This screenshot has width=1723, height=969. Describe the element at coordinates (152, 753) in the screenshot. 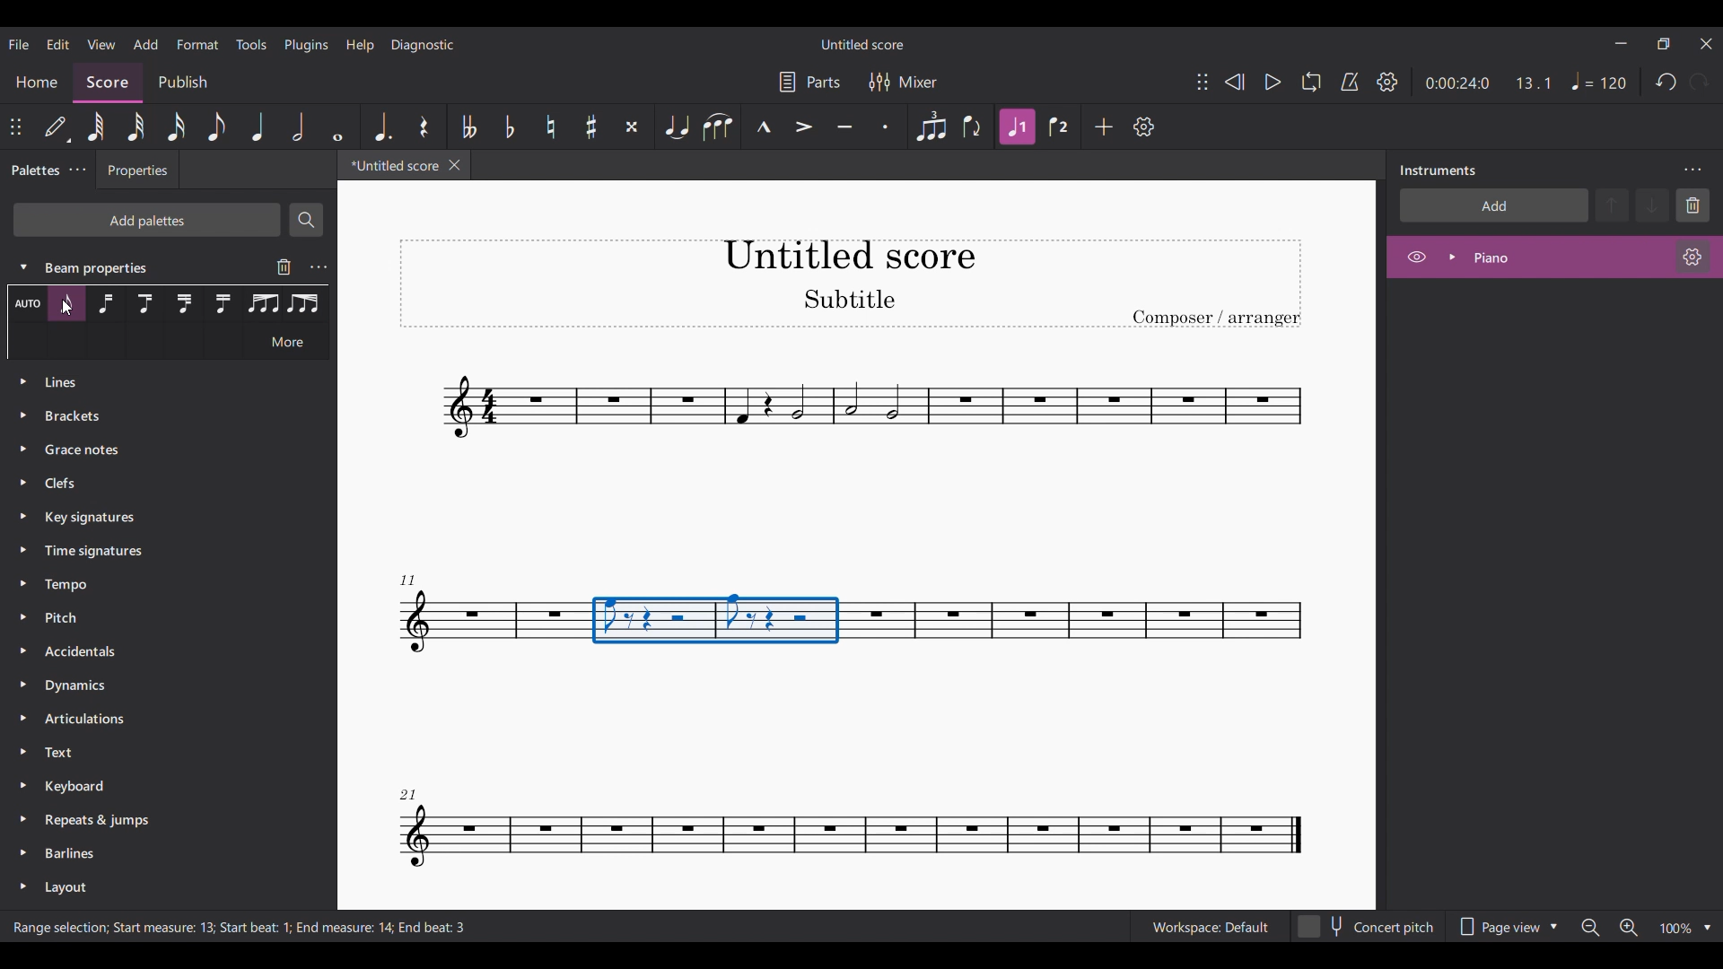

I see `Text` at that location.